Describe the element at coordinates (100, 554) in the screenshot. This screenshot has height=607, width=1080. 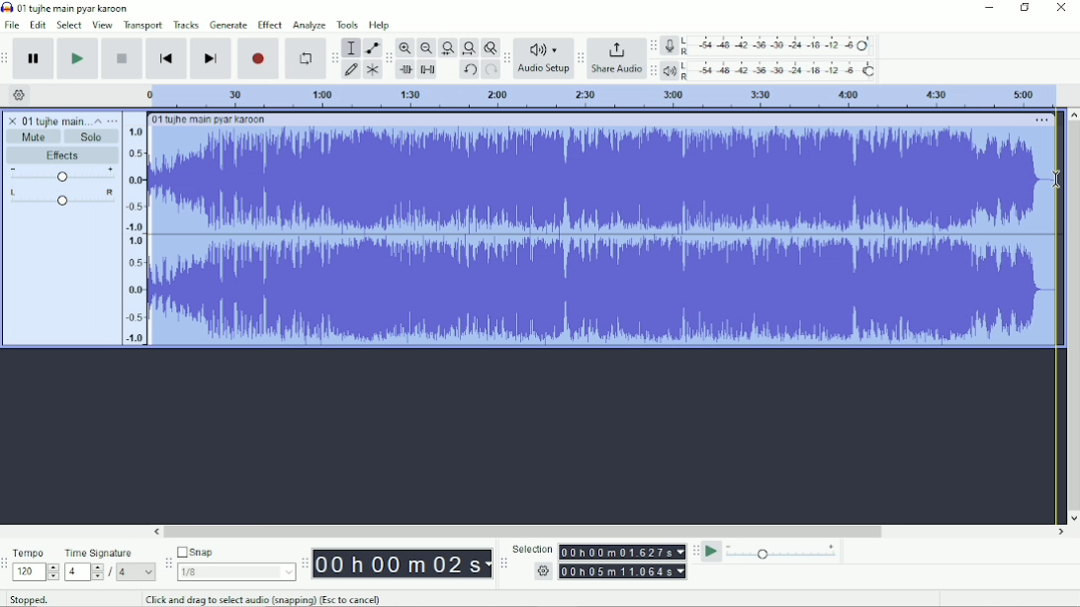
I see `Time Signature` at that location.